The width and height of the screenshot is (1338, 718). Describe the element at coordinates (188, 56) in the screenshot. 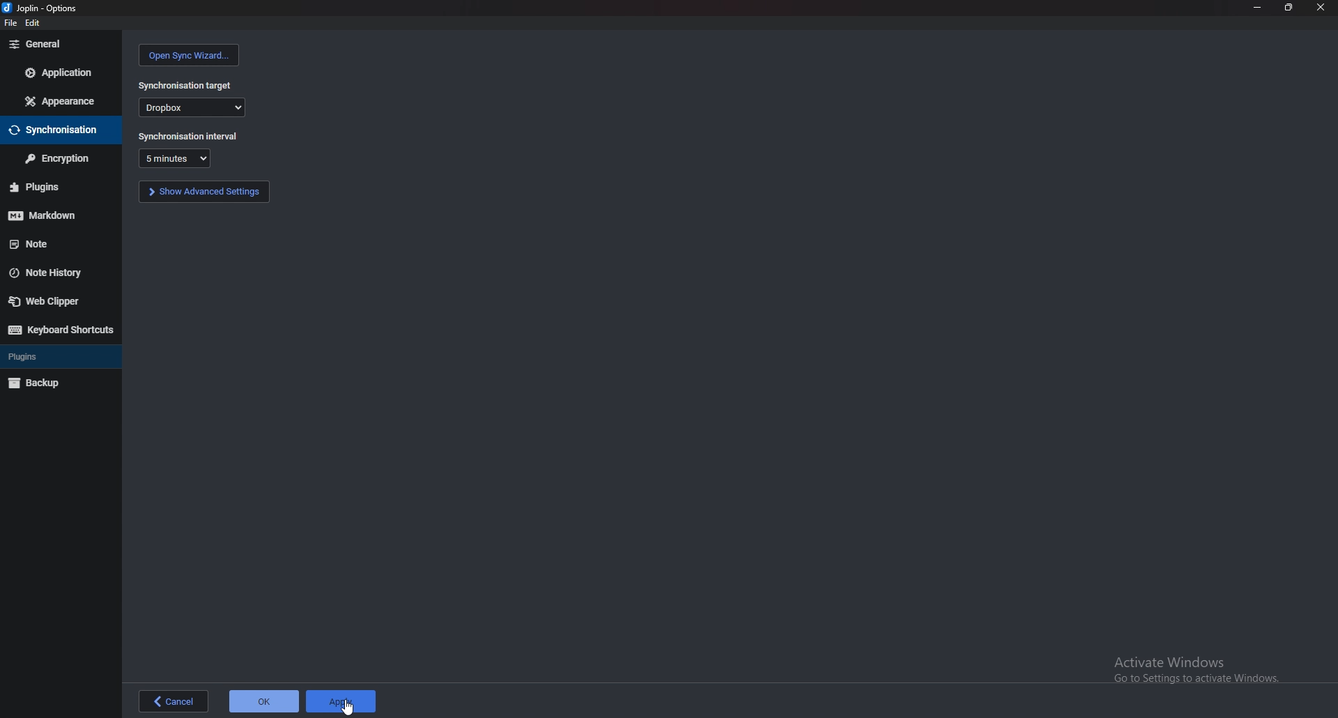

I see `open sync wizard` at that location.